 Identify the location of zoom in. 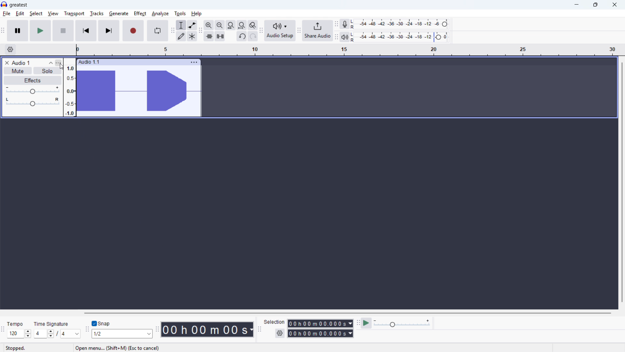
(209, 25).